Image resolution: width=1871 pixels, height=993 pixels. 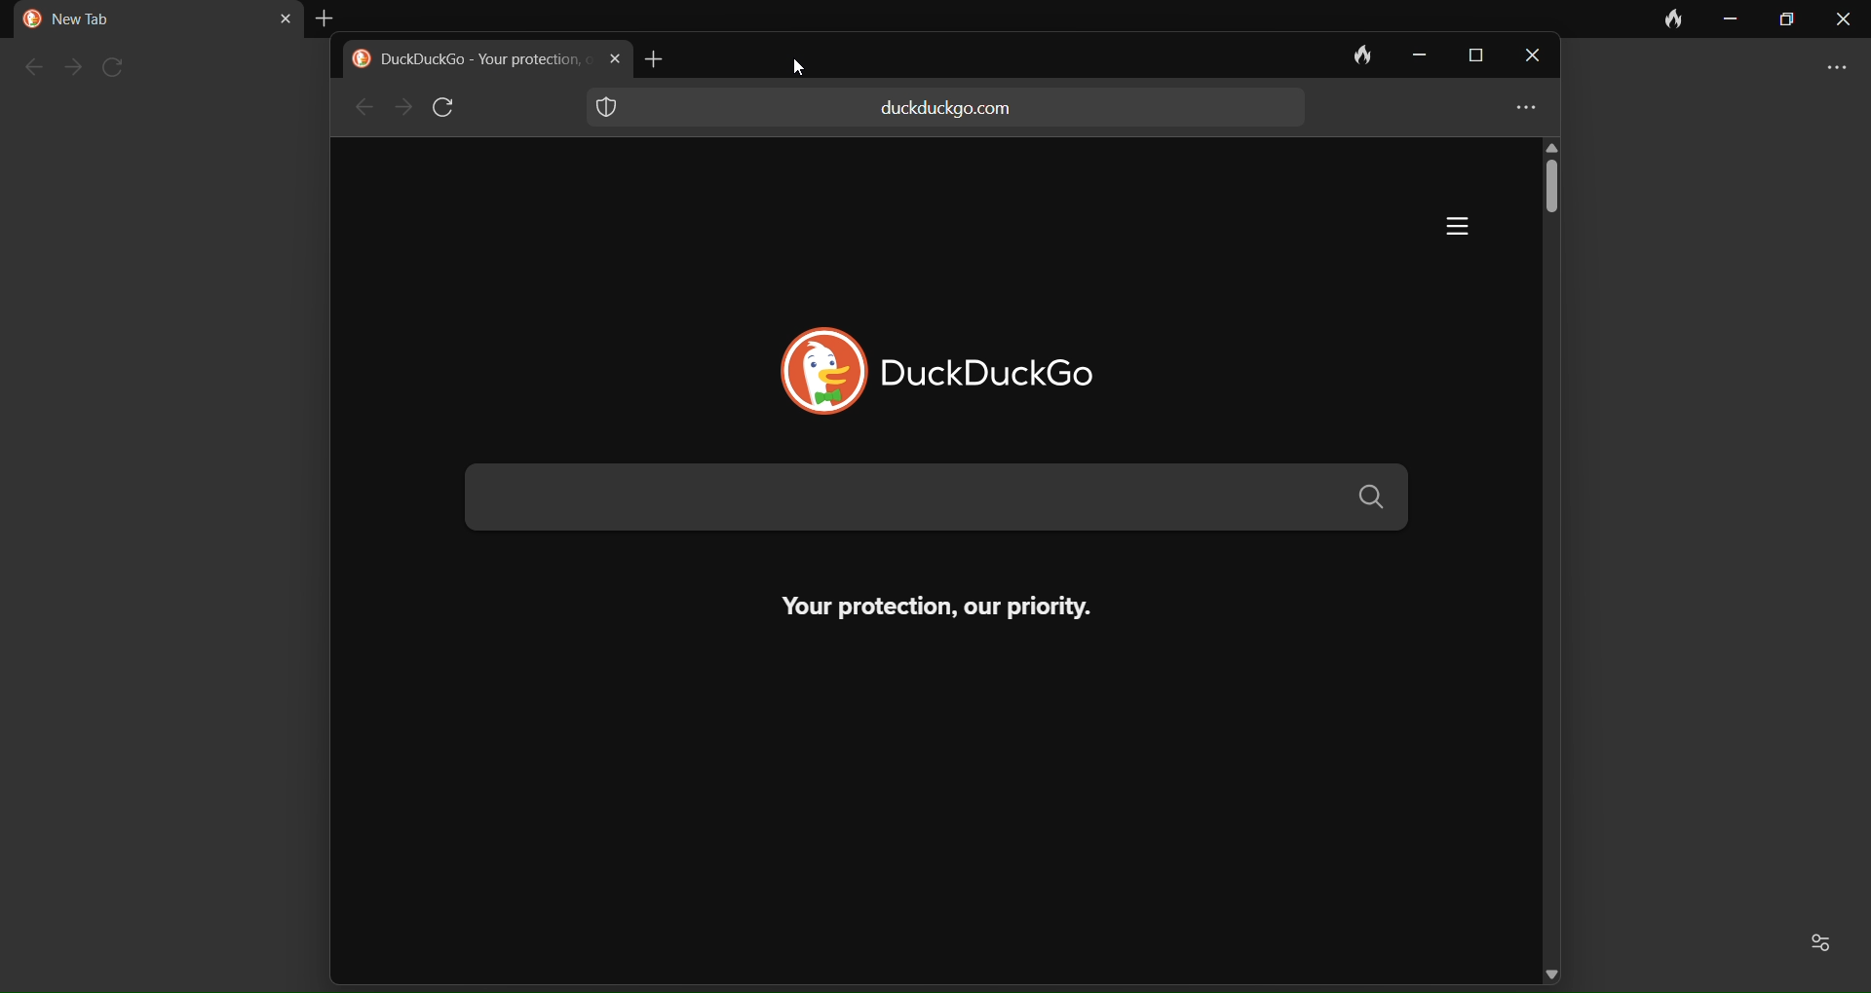 What do you see at coordinates (1676, 19) in the screenshot?
I see `clear data` at bounding box center [1676, 19].